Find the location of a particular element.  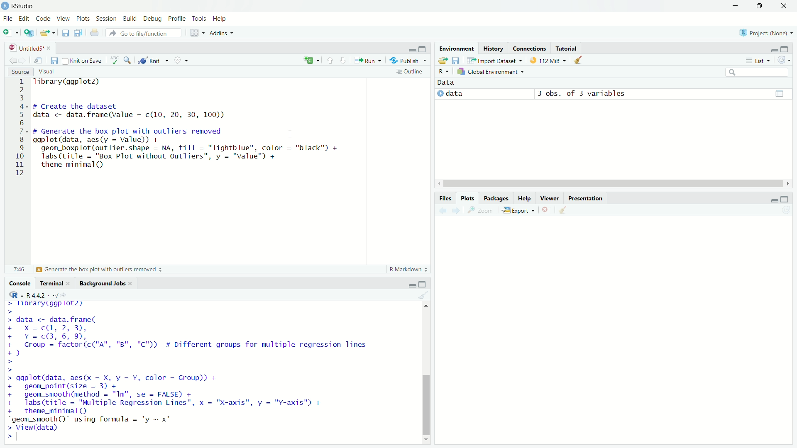

minimise is located at coordinates (770, 202).